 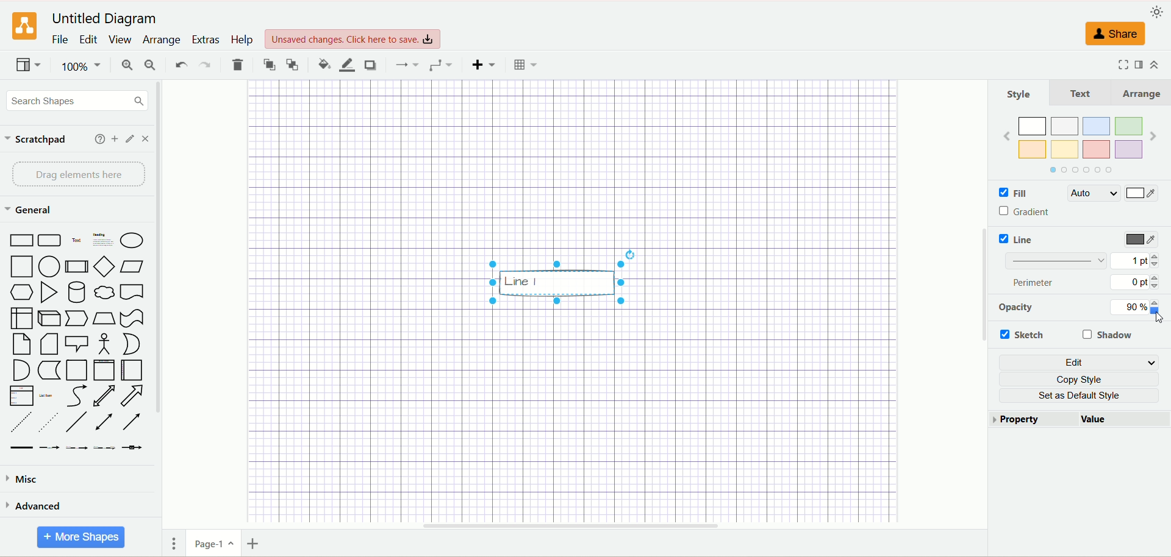 I want to click on Color, so click(x=1144, y=196).